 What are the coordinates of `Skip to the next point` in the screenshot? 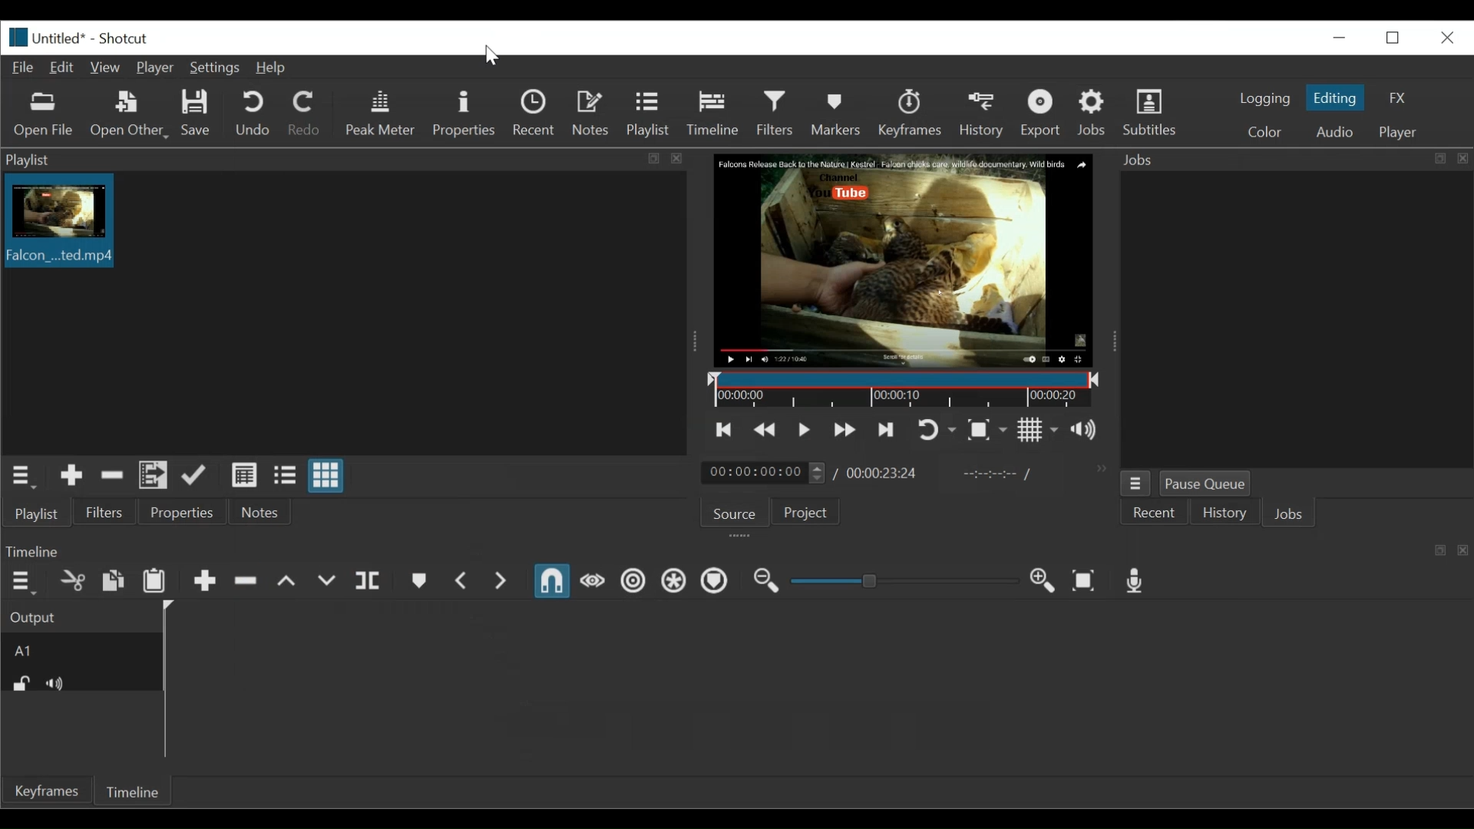 It's located at (886, 431).